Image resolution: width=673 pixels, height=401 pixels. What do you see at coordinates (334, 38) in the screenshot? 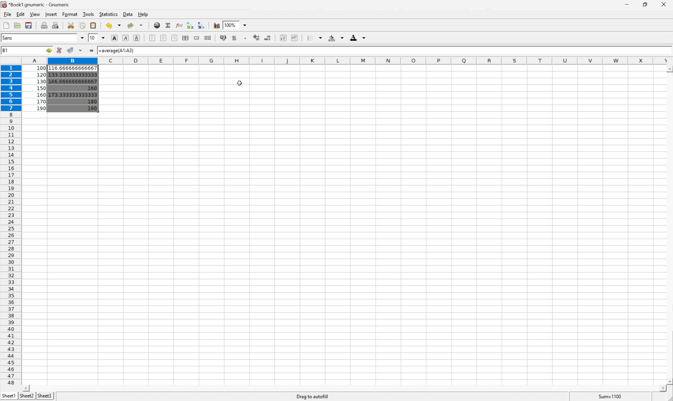
I see `Background` at bounding box center [334, 38].